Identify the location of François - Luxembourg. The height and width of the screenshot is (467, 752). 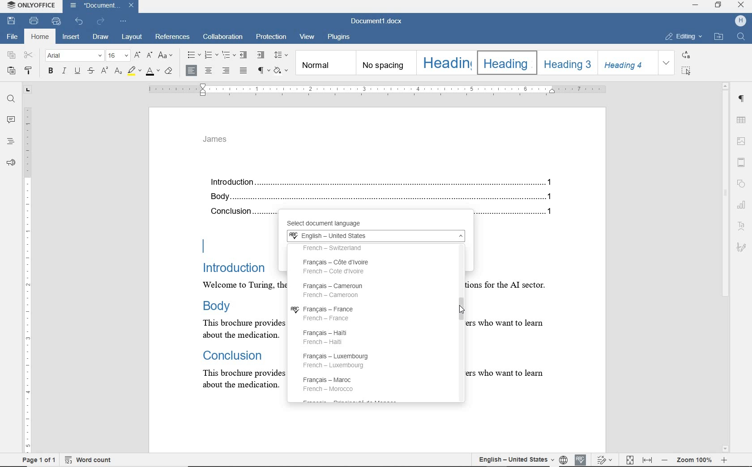
(341, 361).